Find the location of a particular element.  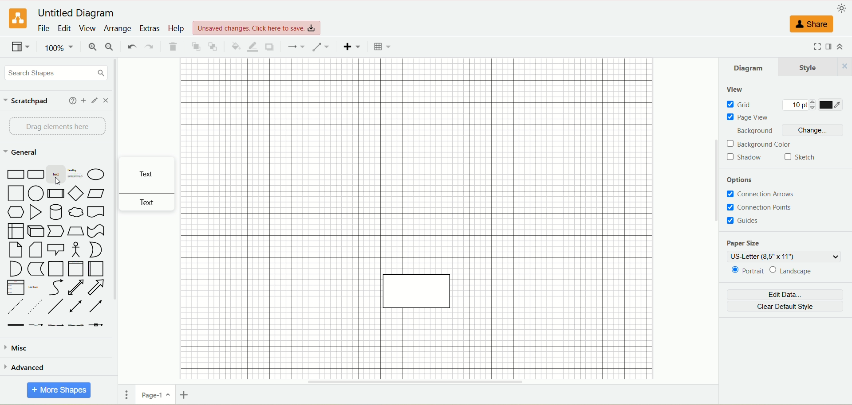

pages is located at coordinates (124, 395).